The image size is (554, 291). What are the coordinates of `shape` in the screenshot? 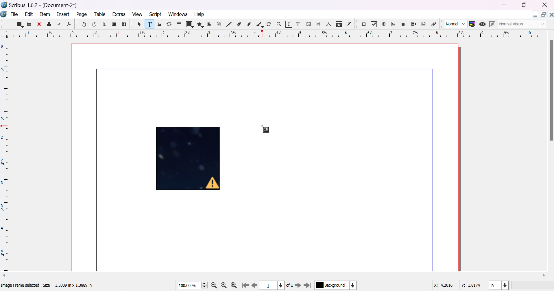 It's located at (189, 24).